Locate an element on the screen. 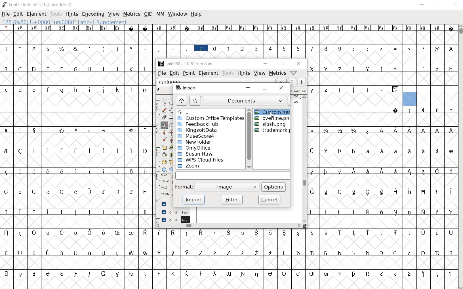  glyph is located at coordinates (187, 233).